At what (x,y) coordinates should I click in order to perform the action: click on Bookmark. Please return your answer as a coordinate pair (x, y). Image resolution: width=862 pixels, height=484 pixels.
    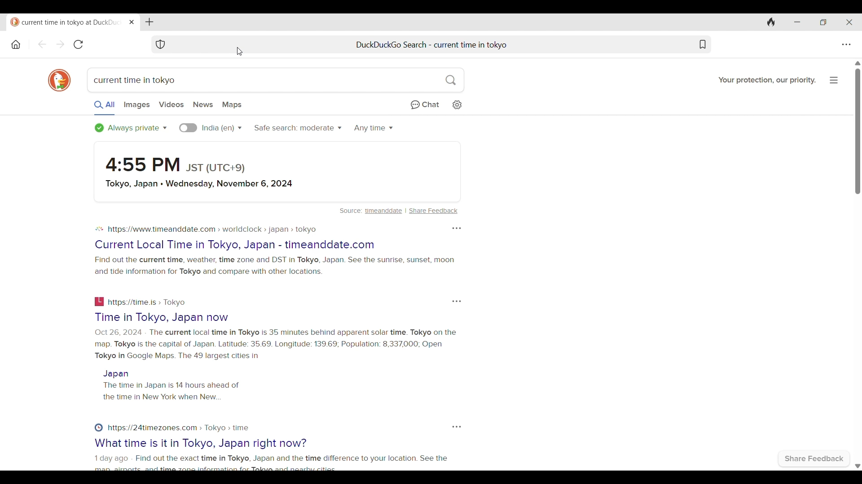
    Looking at the image, I should click on (703, 44).